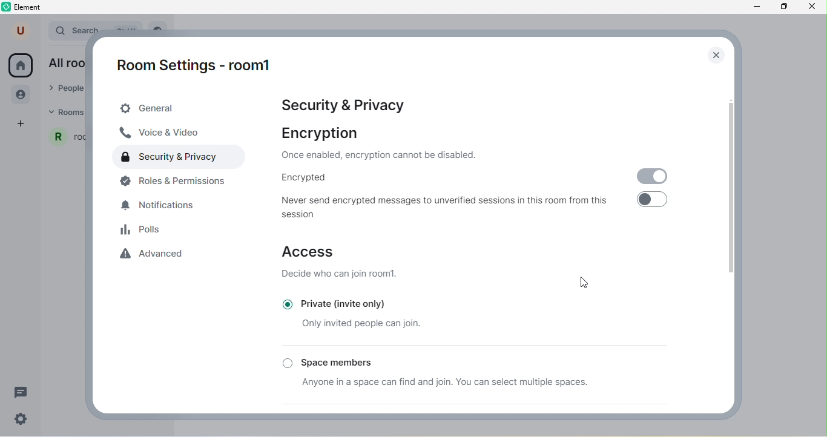 The height and width of the screenshot is (437, 827). I want to click on cursor, so click(579, 283).